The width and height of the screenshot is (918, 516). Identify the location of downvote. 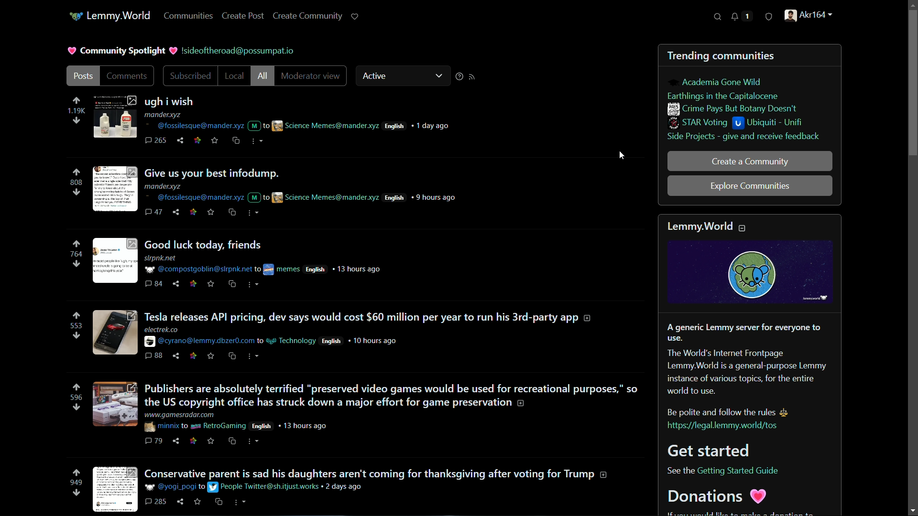
(76, 264).